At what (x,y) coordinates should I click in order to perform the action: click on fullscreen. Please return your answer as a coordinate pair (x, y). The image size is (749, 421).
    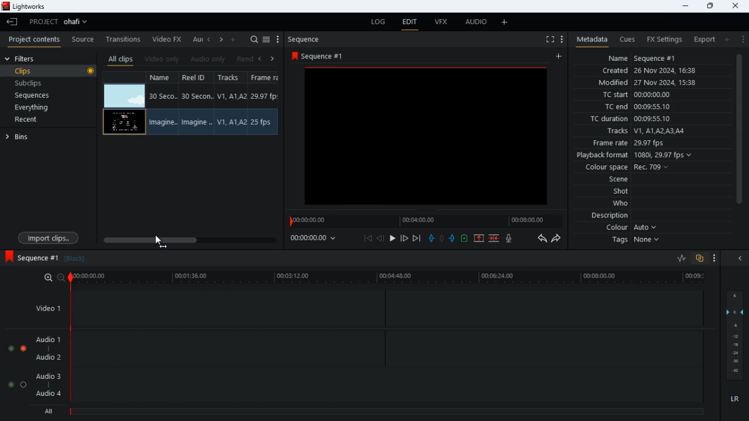
    Looking at the image, I should click on (548, 38).